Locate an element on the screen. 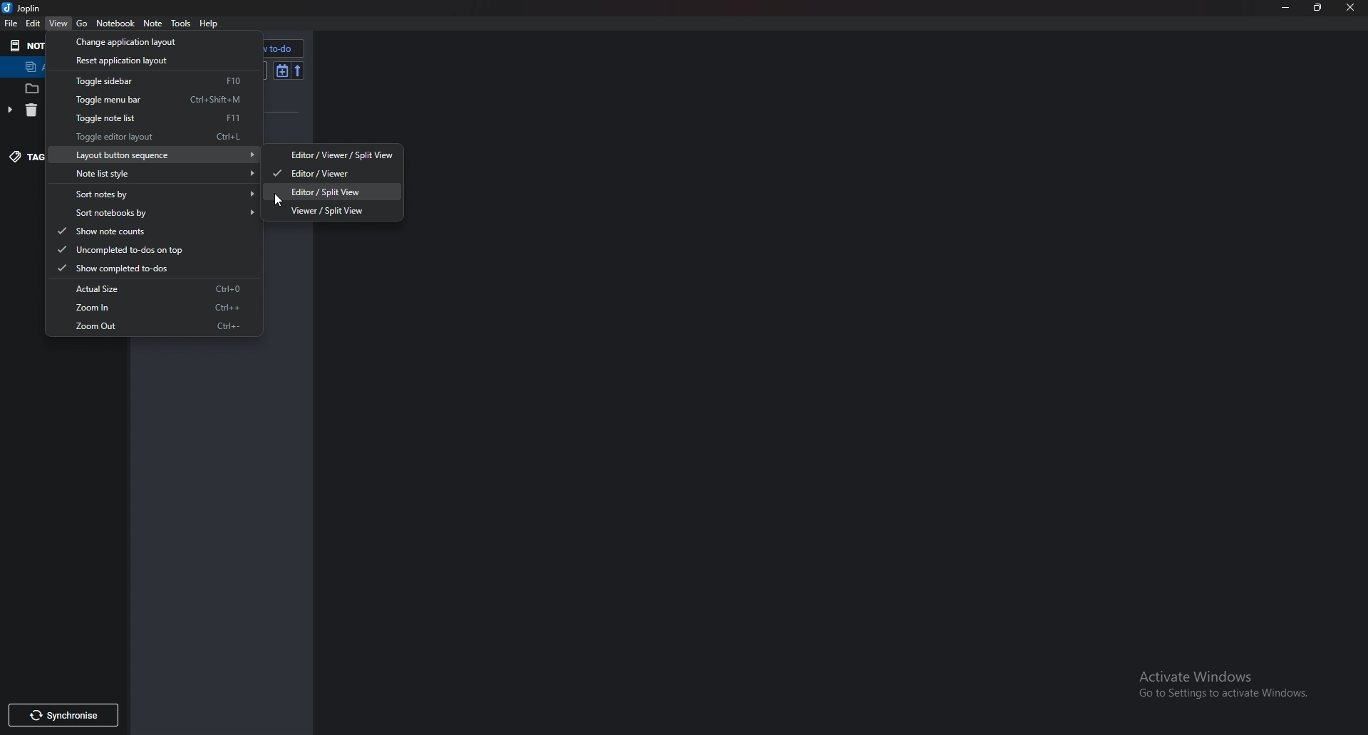 The width and height of the screenshot is (1368, 735). show note counts is located at coordinates (145, 232).